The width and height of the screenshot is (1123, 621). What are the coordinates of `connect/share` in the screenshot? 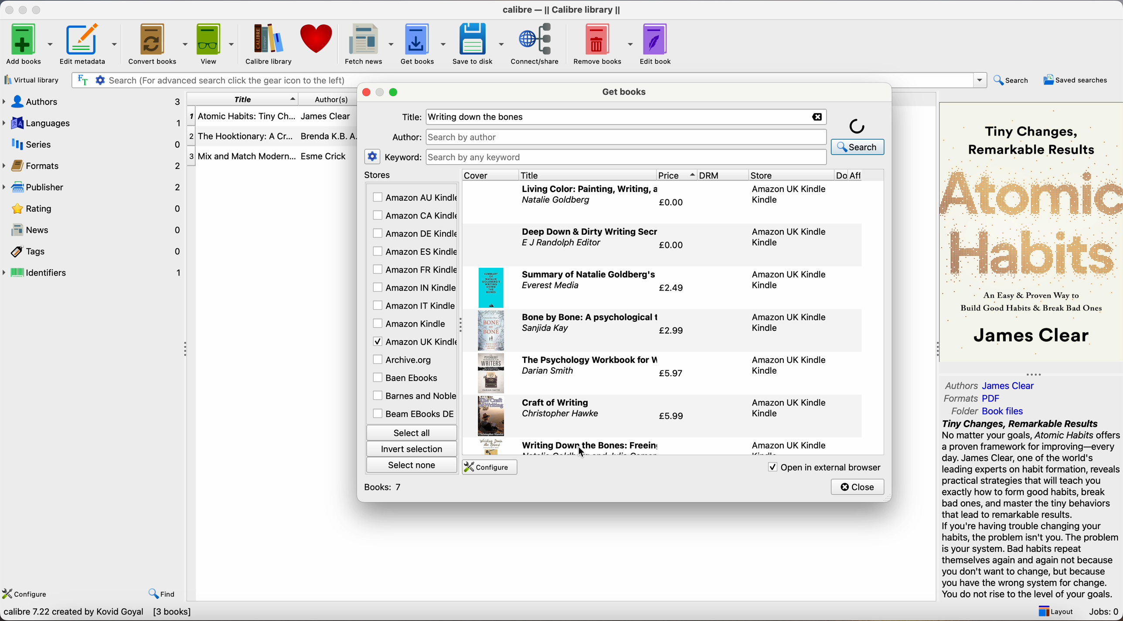 It's located at (538, 43).